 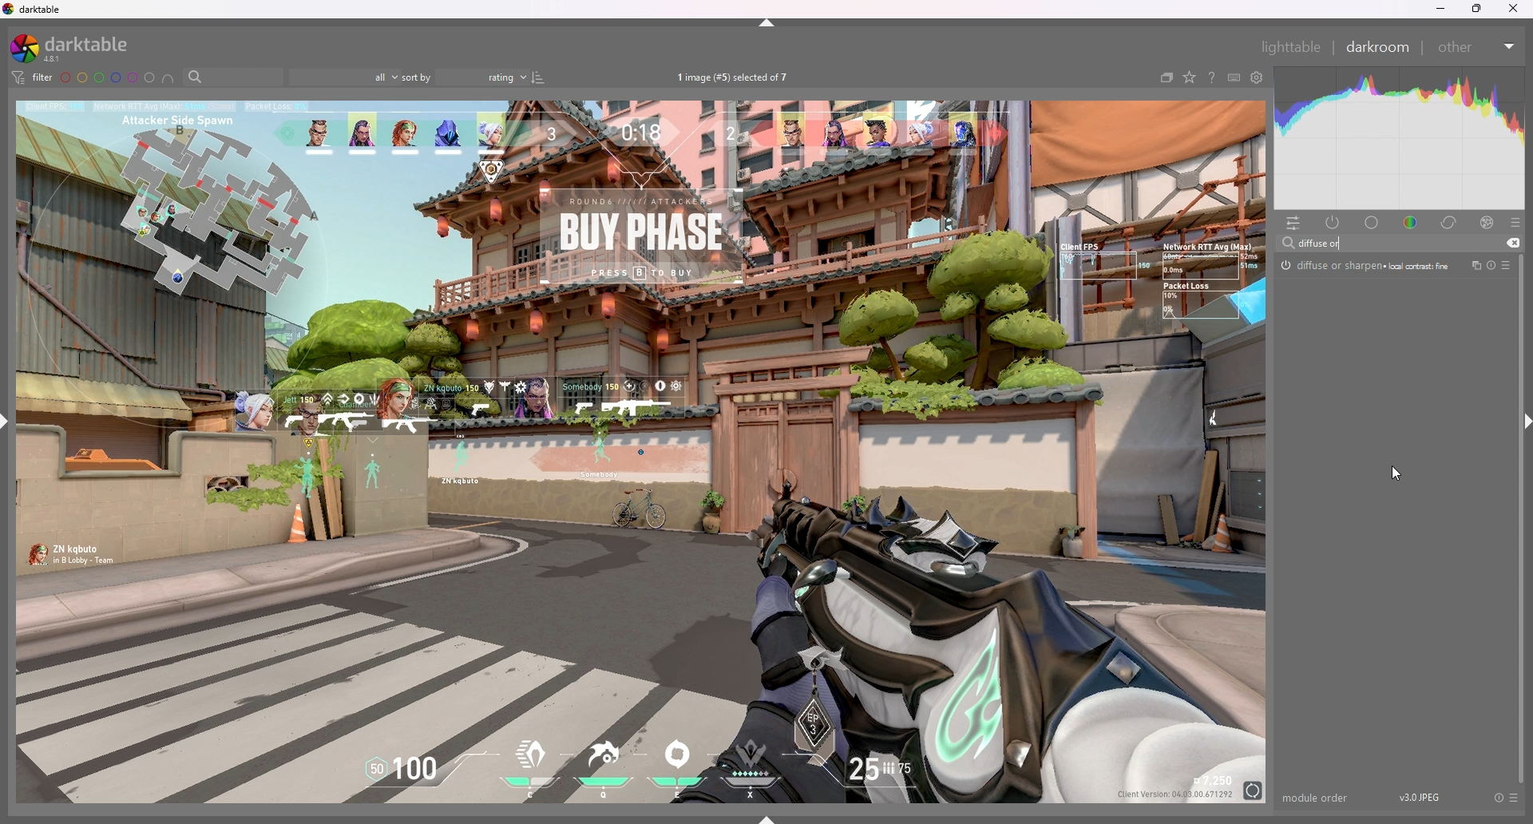 What do you see at coordinates (1497, 798) in the screenshot?
I see `reset` at bounding box center [1497, 798].